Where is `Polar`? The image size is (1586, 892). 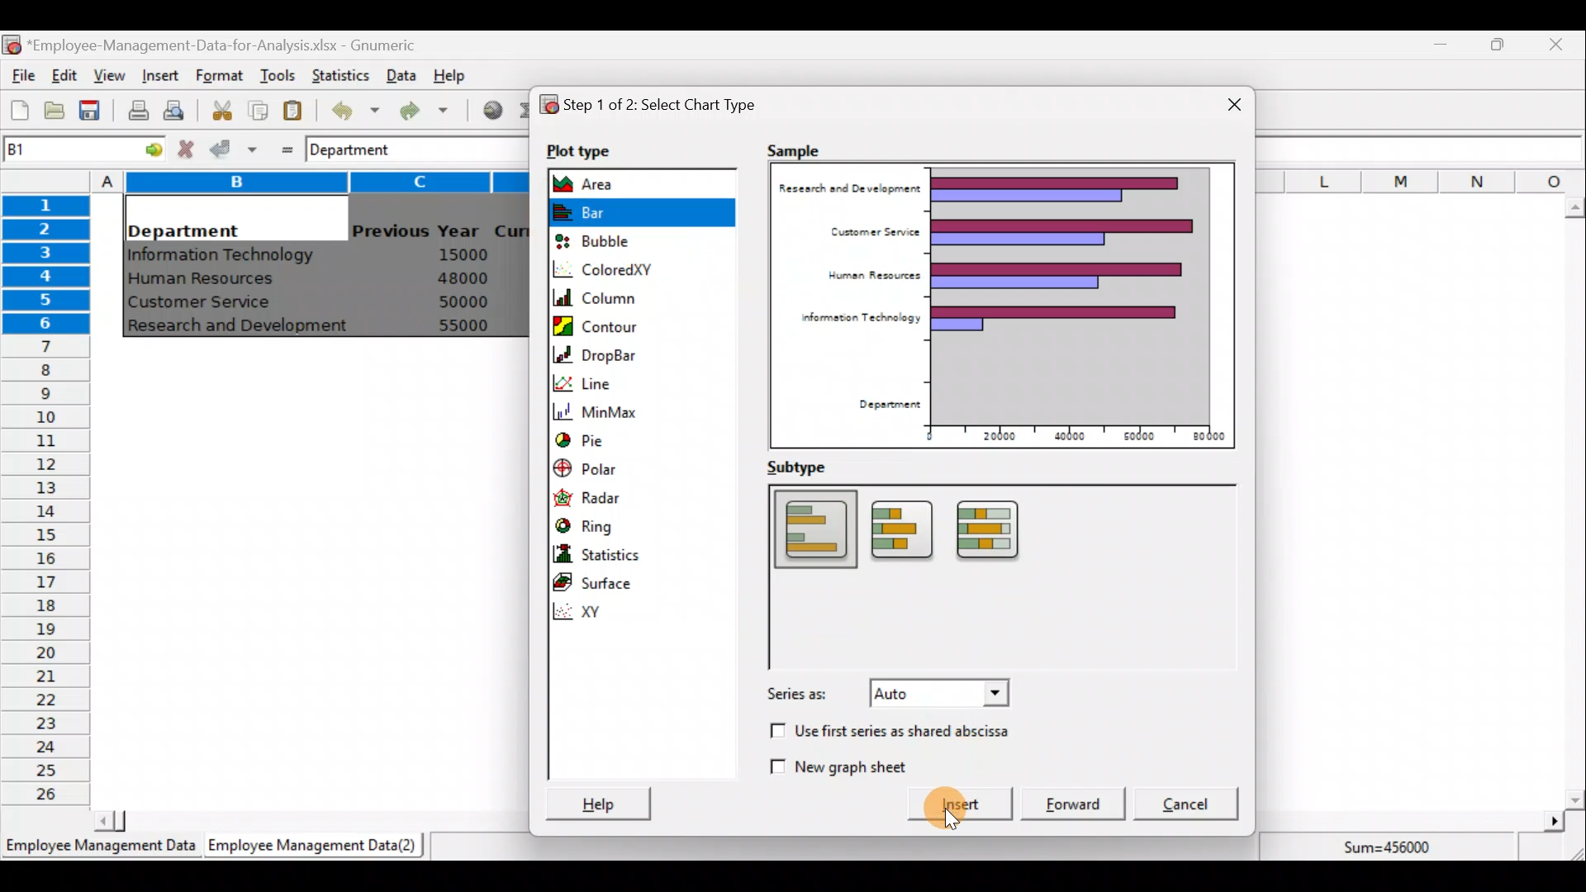
Polar is located at coordinates (622, 472).